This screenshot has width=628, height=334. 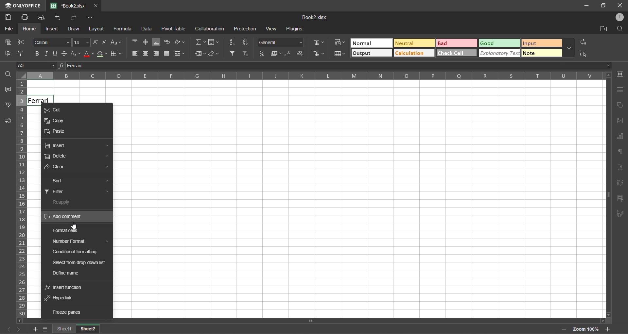 What do you see at coordinates (67, 273) in the screenshot?
I see `define name` at bounding box center [67, 273].